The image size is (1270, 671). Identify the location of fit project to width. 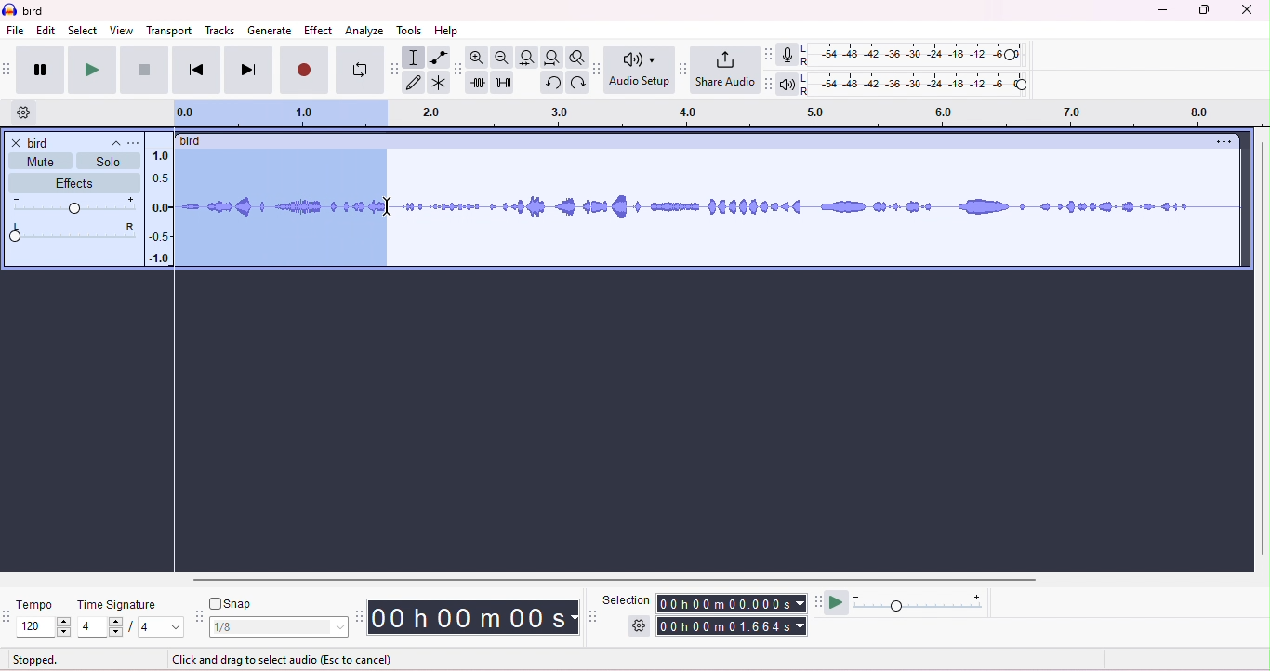
(551, 59).